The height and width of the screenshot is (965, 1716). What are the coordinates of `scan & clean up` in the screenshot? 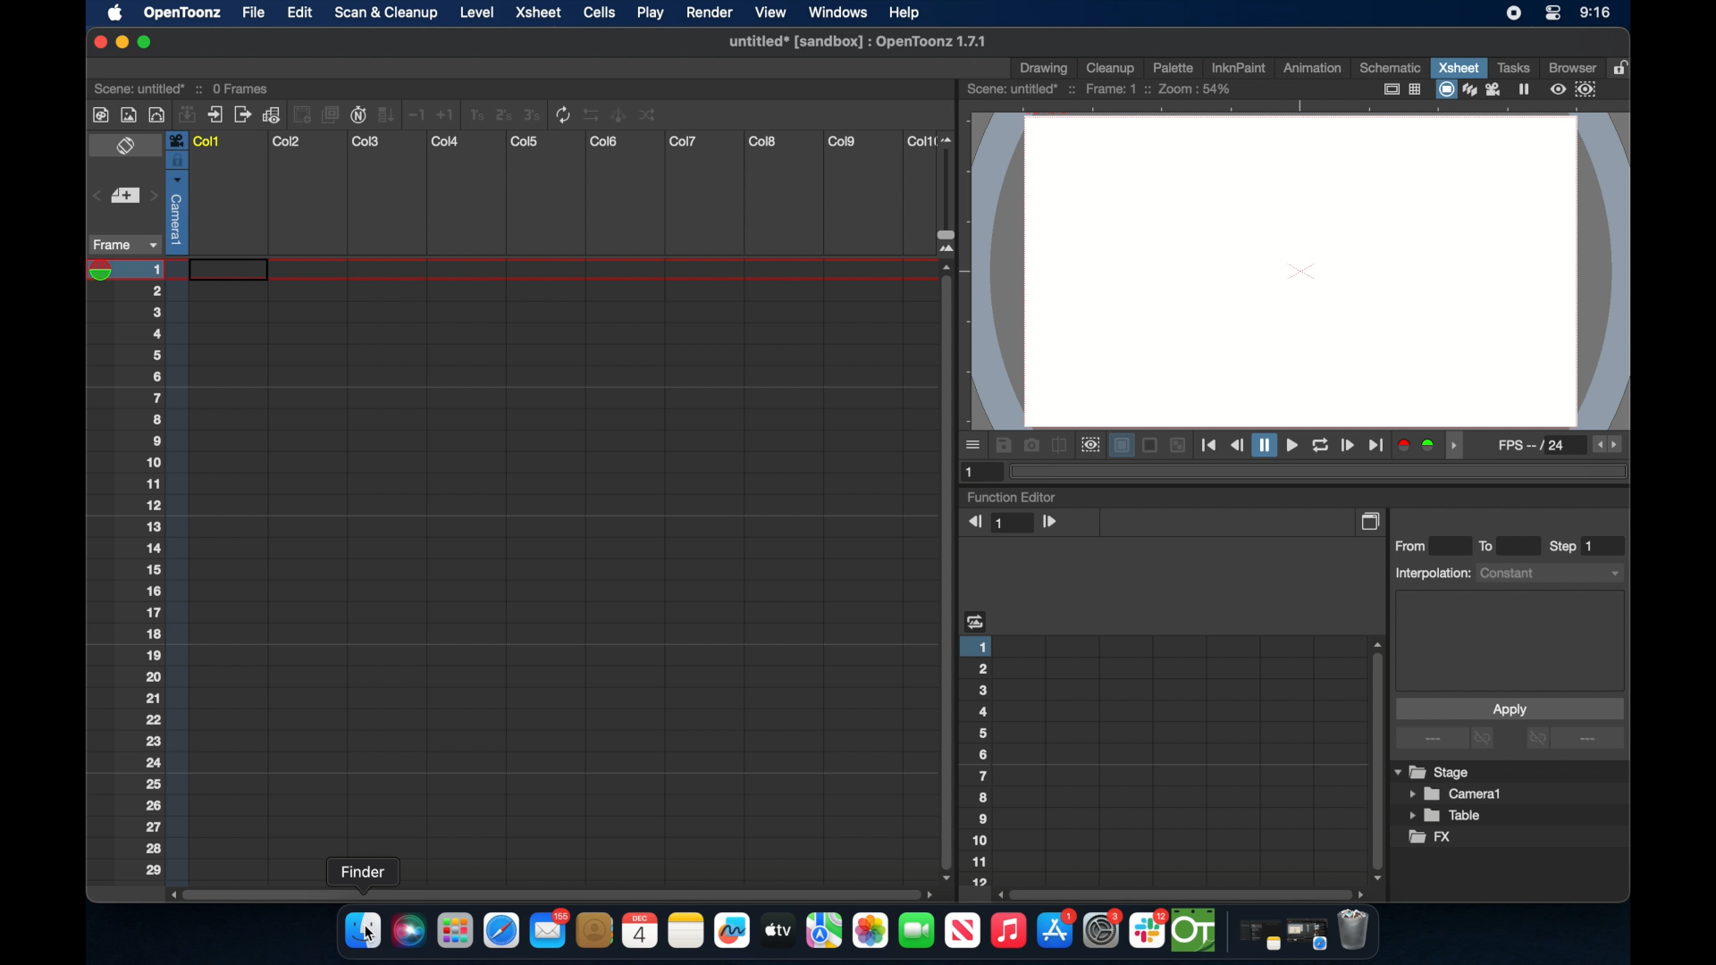 It's located at (385, 14).